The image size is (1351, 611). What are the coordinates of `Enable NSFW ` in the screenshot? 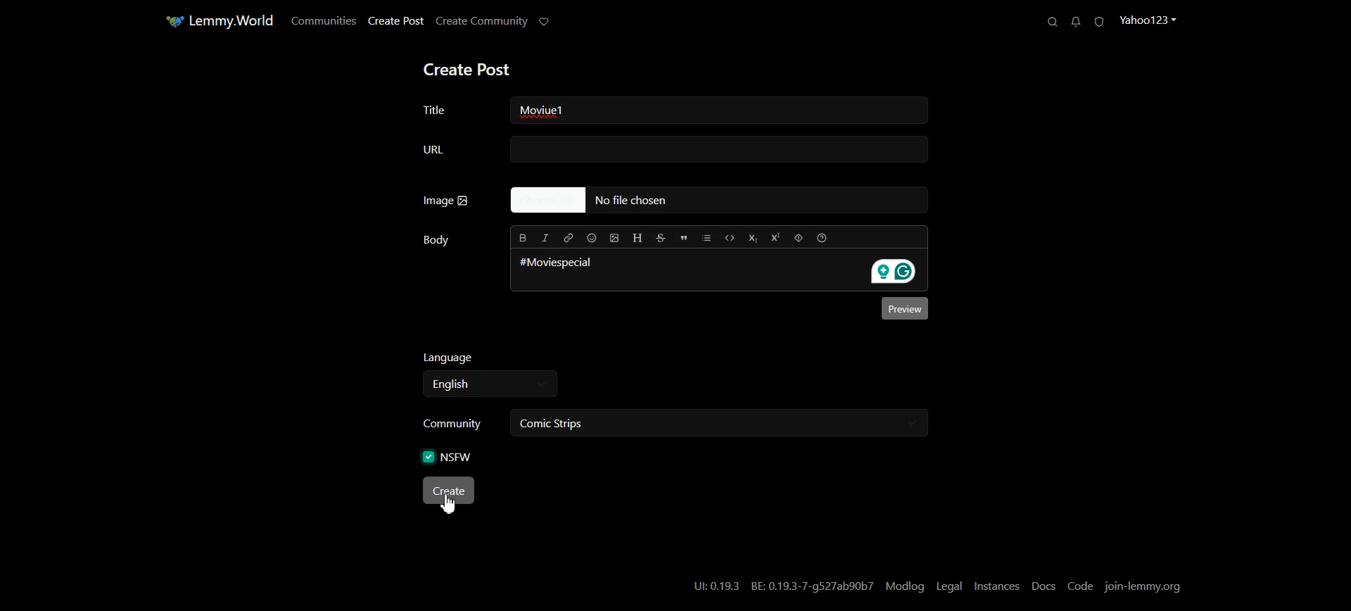 It's located at (449, 455).